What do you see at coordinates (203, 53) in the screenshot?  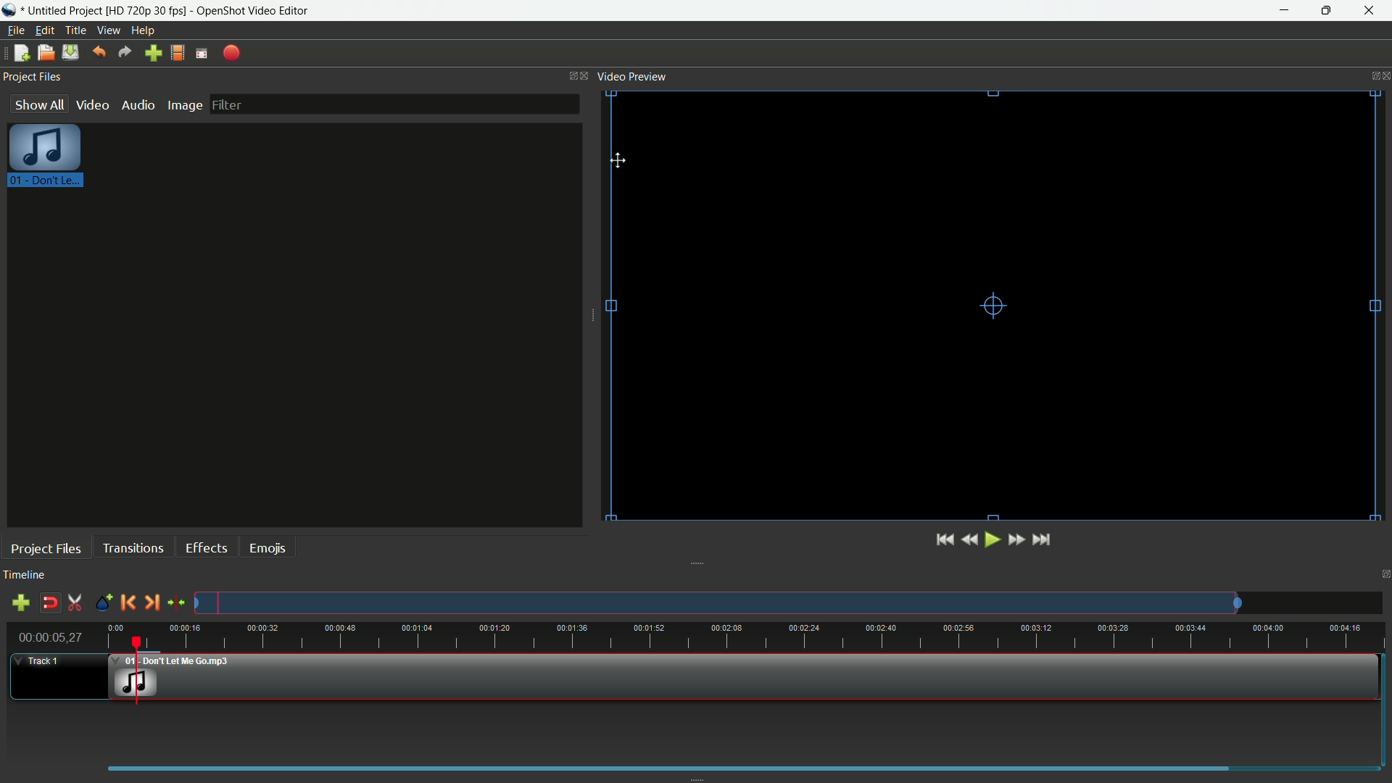 I see `full screen` at bounding box center [203, 53].